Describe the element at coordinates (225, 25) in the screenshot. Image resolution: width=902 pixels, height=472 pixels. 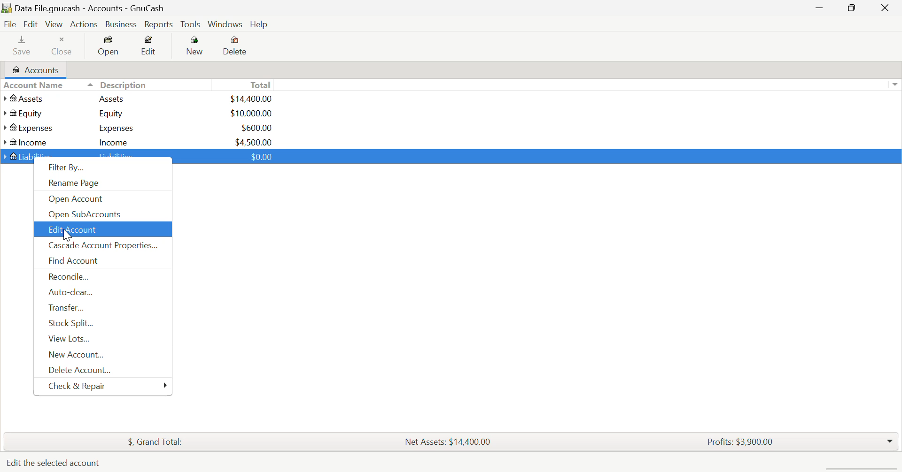
I see `Windows` at that location.